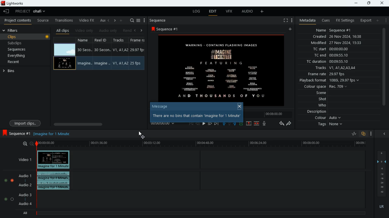 This screenshot has height=218, width=389. I want to click on scroll, so click(97, 124).